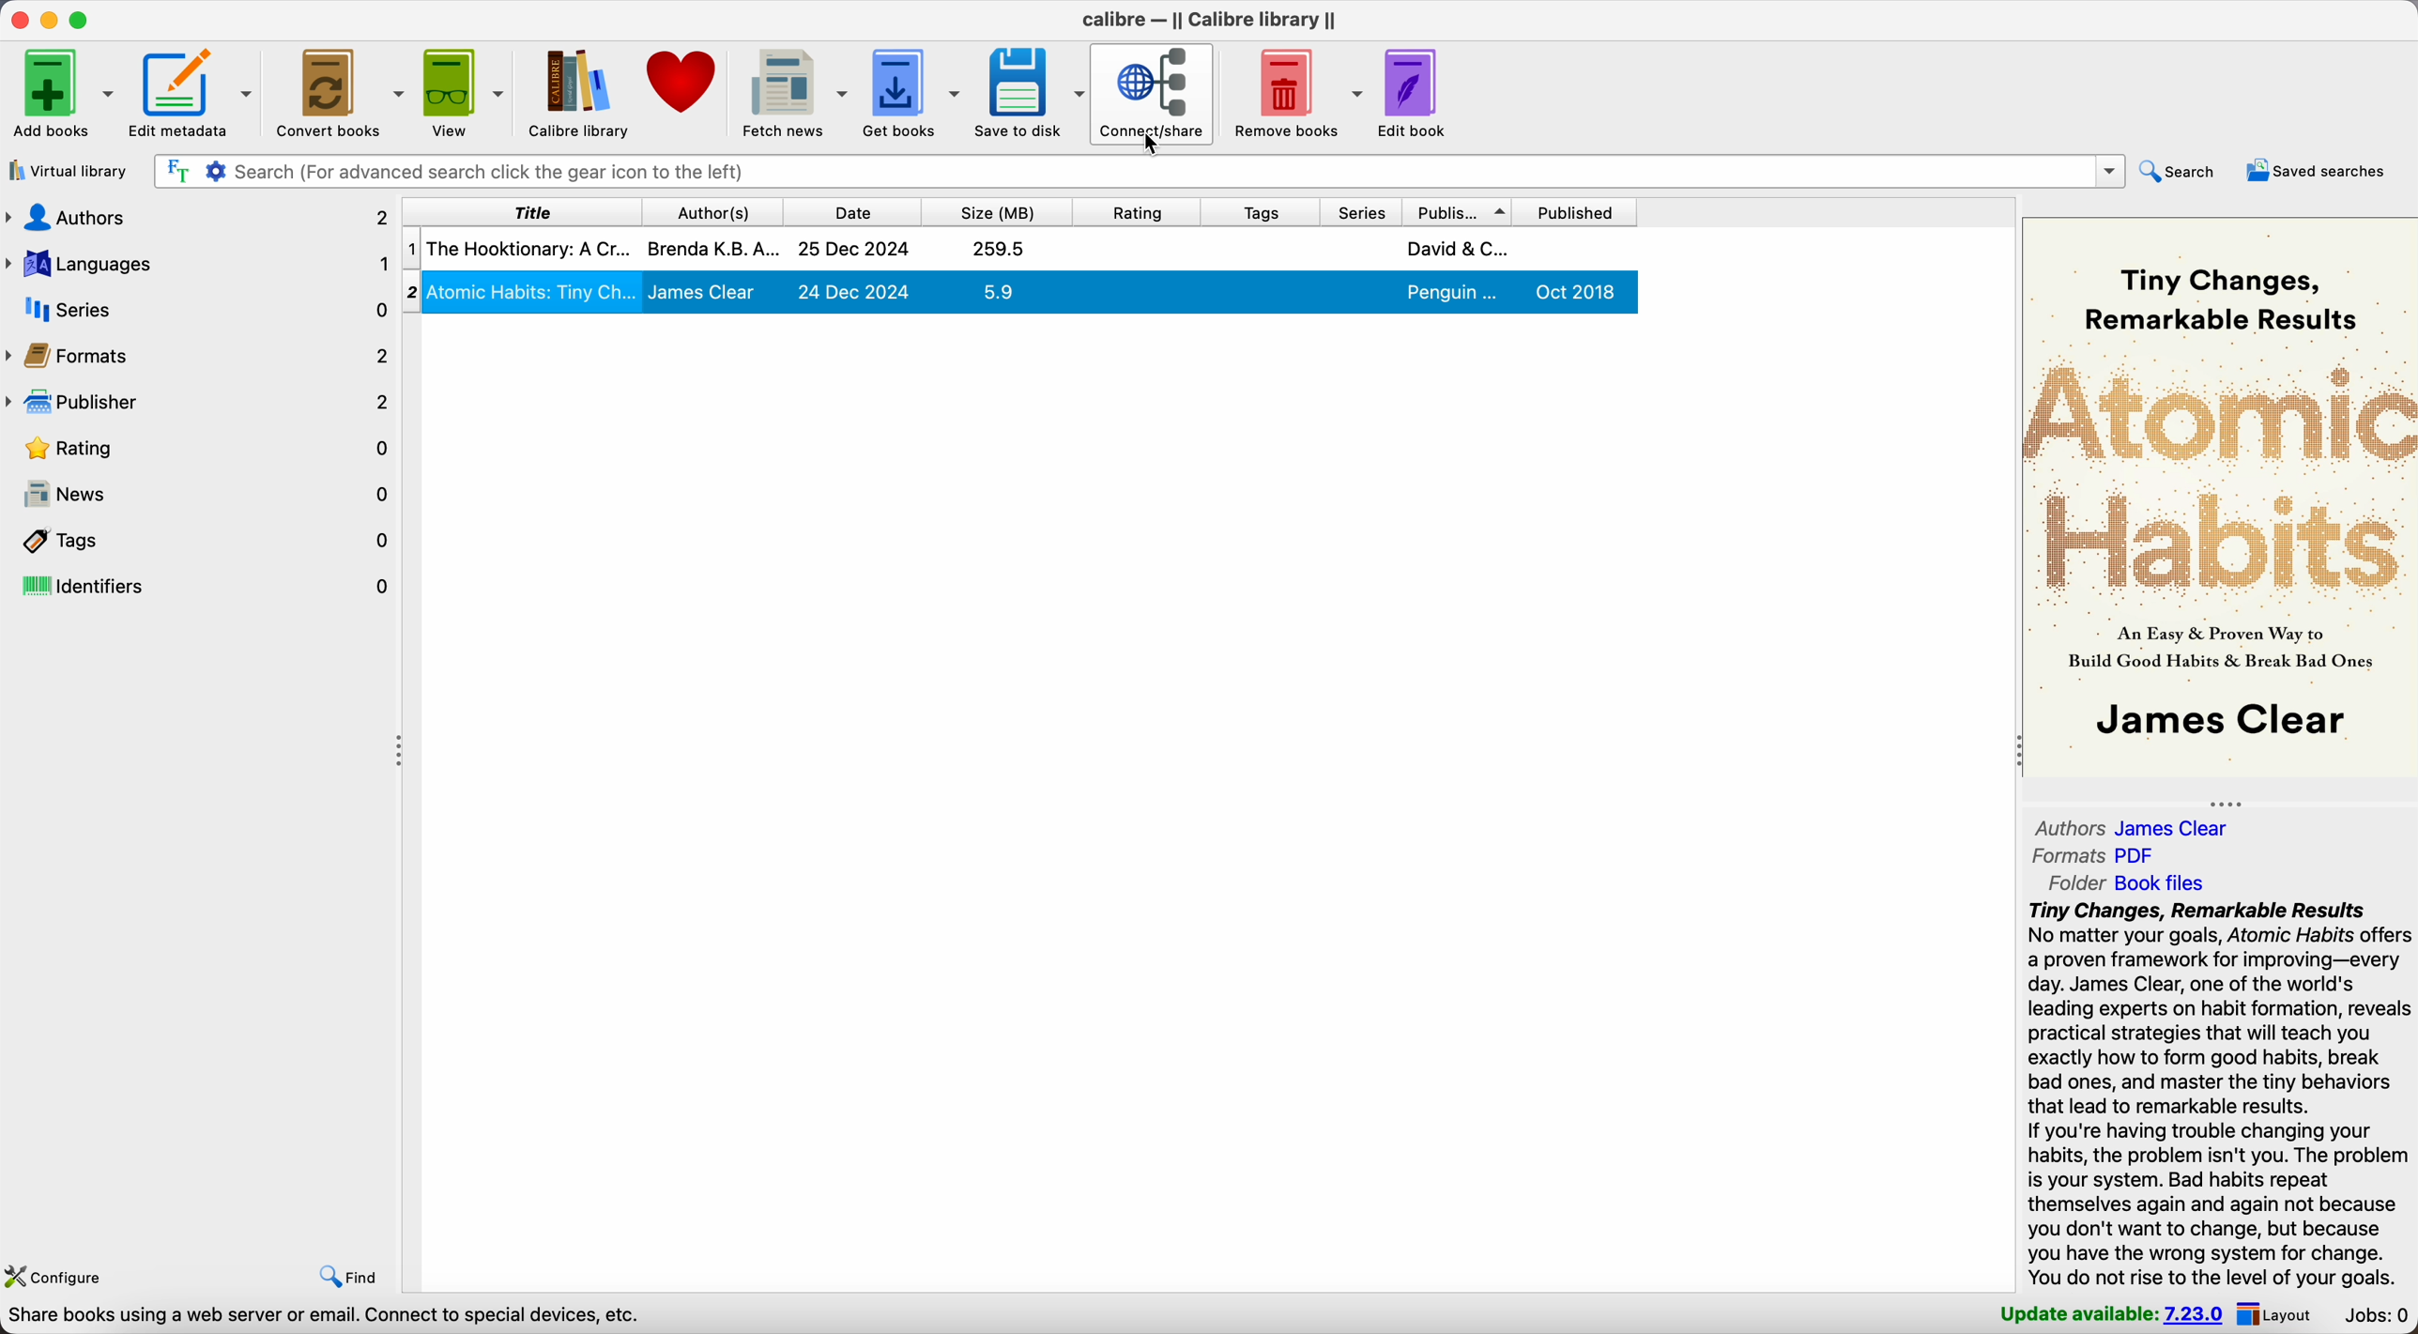 The image size is (2418, 1334). Describe the element at coordinates (914, 92) in the screenshot. I see `get books` at that location.